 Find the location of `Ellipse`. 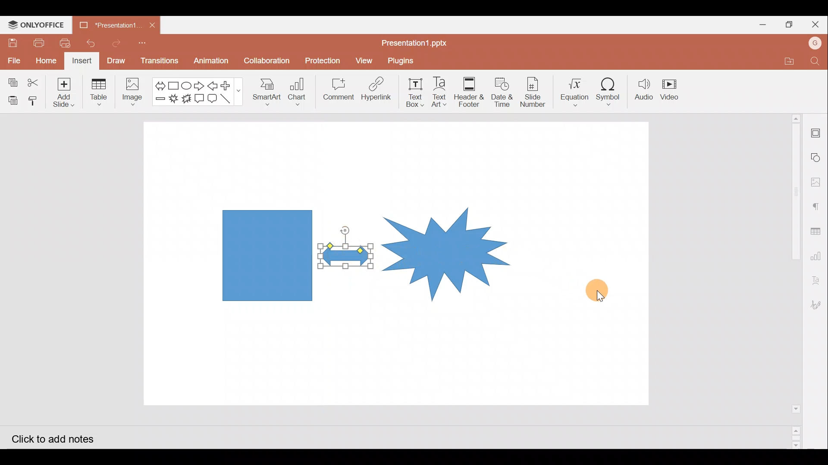

Ellipse is located at coordinates (186, 85).